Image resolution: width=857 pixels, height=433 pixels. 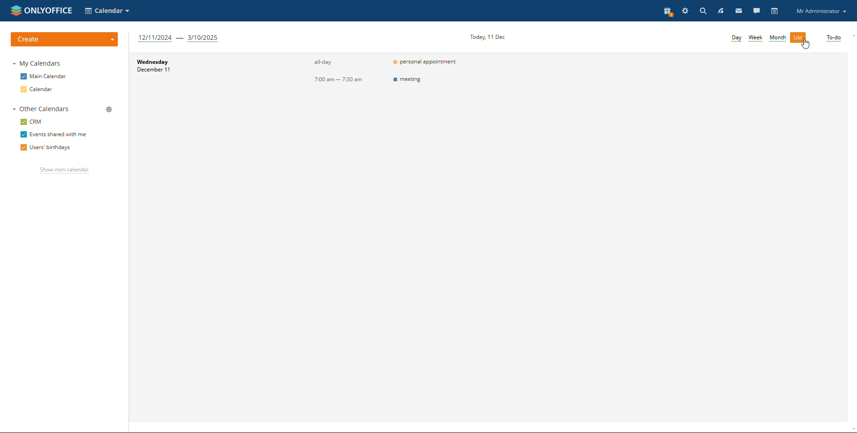 What do you see at coordinates (32, 121) in the screenshot?
I see `crm` at bounding box center [32, 121].